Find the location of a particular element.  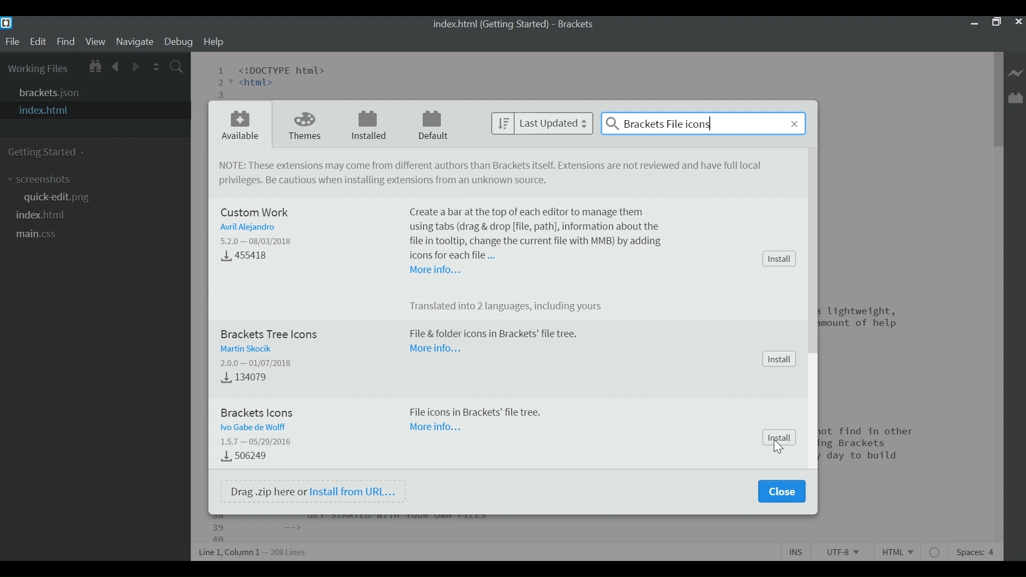

Restore is located at coordinates (996, 24).